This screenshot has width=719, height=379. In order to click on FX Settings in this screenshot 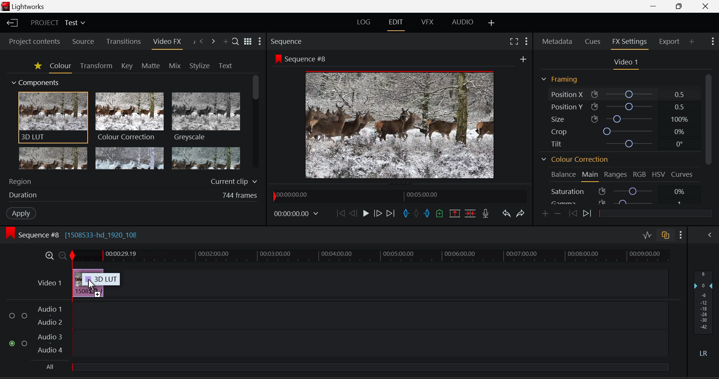, I will do `click(629, 43)`.